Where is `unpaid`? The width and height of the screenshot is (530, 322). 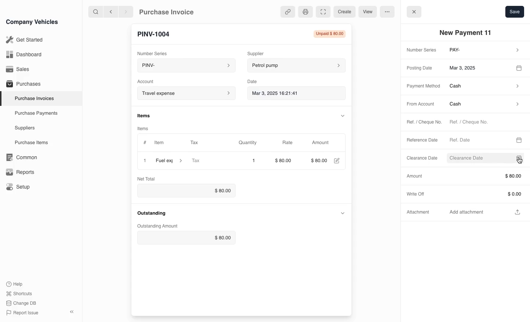 unpaid is located at coordinates (327, 34).